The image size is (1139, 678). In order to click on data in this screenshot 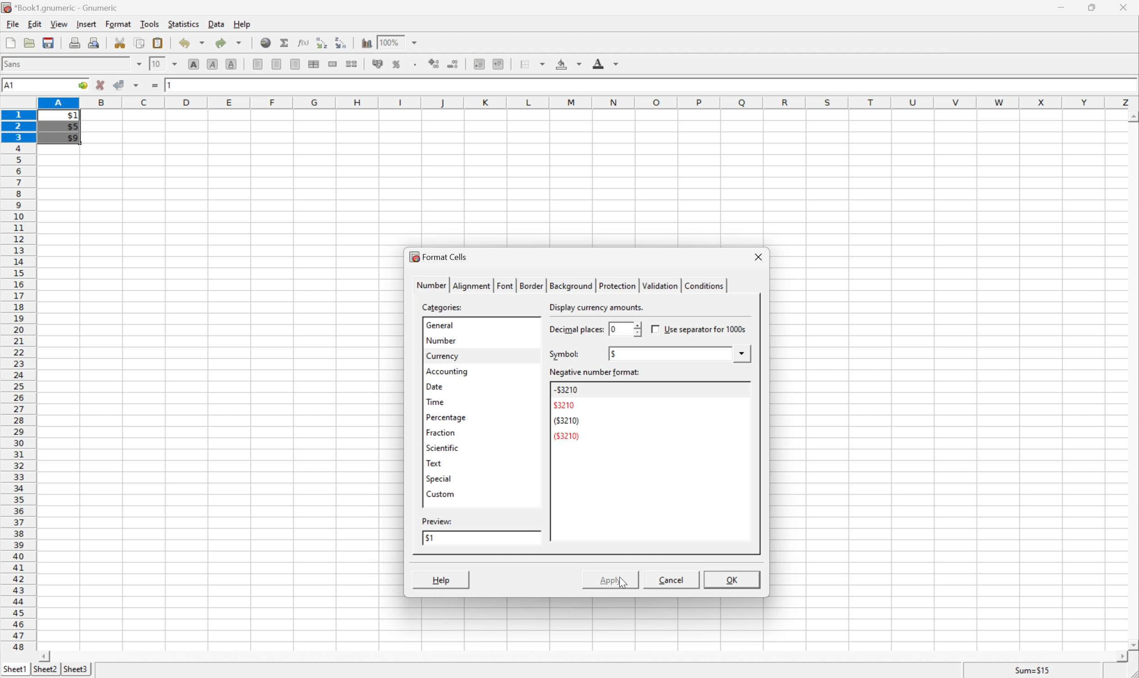, I will do `click(217, 22)`.